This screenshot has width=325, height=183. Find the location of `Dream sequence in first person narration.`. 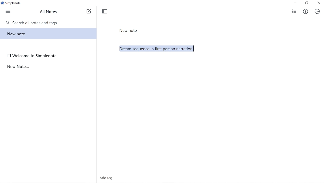

Dream sequence in first person narration. is located at coordinates (214, 83).